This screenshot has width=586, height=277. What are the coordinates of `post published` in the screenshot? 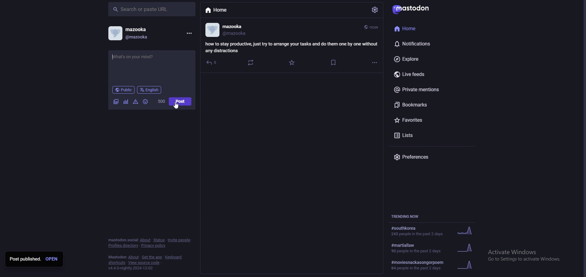 It's located at (25, 259).